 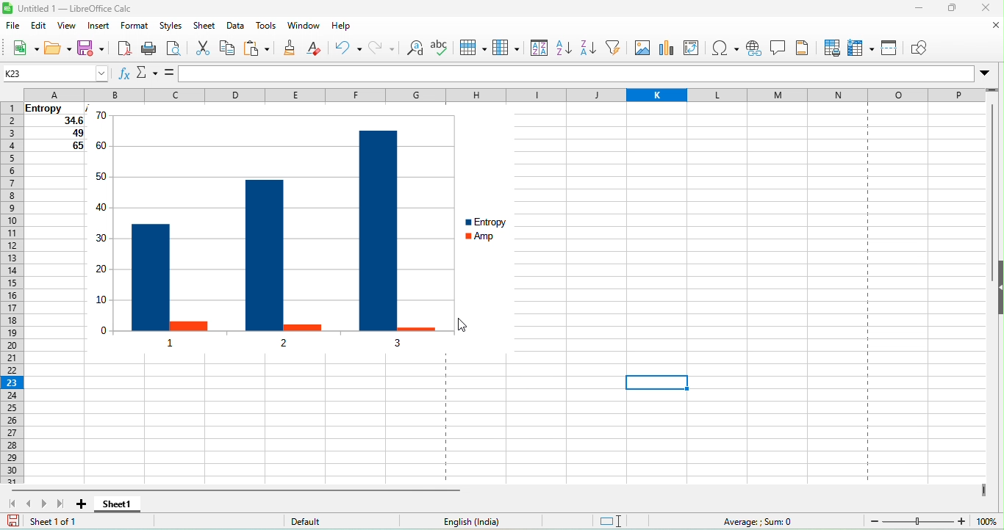 What do you see at coordinates (56, 134) in the screenshot?
I see `49` at bounding box center [56, 134].